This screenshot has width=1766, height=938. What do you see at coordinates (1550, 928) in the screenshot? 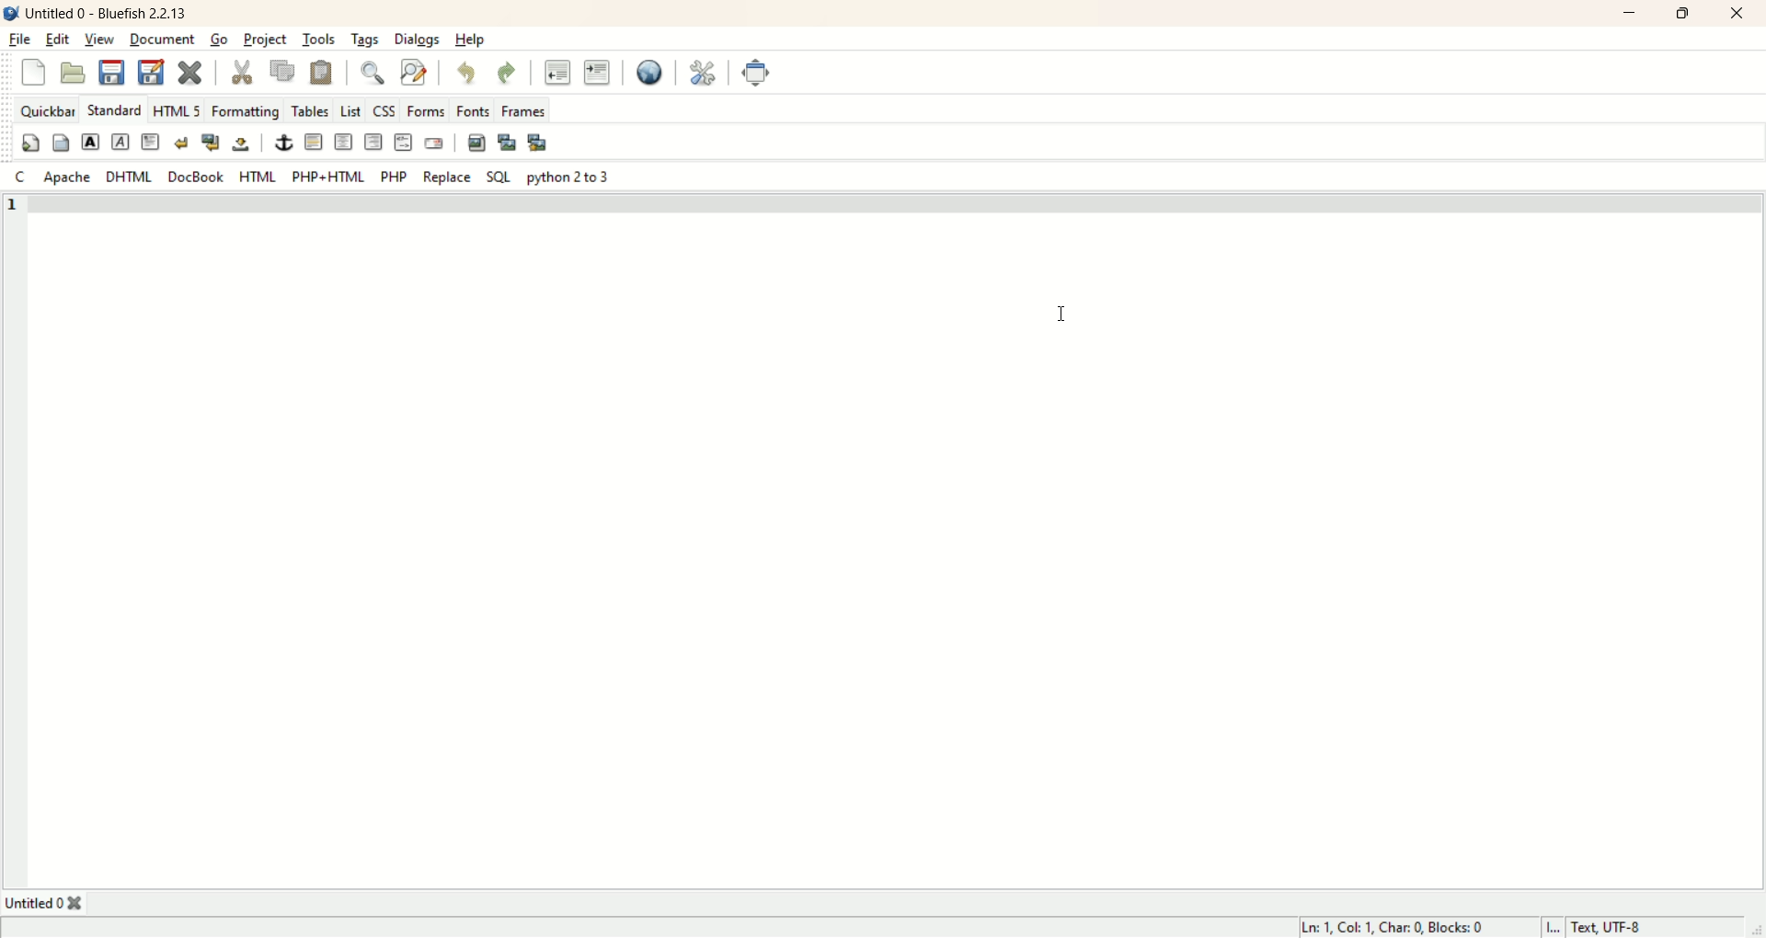
I see `I` at bounding box center [1550, 928].